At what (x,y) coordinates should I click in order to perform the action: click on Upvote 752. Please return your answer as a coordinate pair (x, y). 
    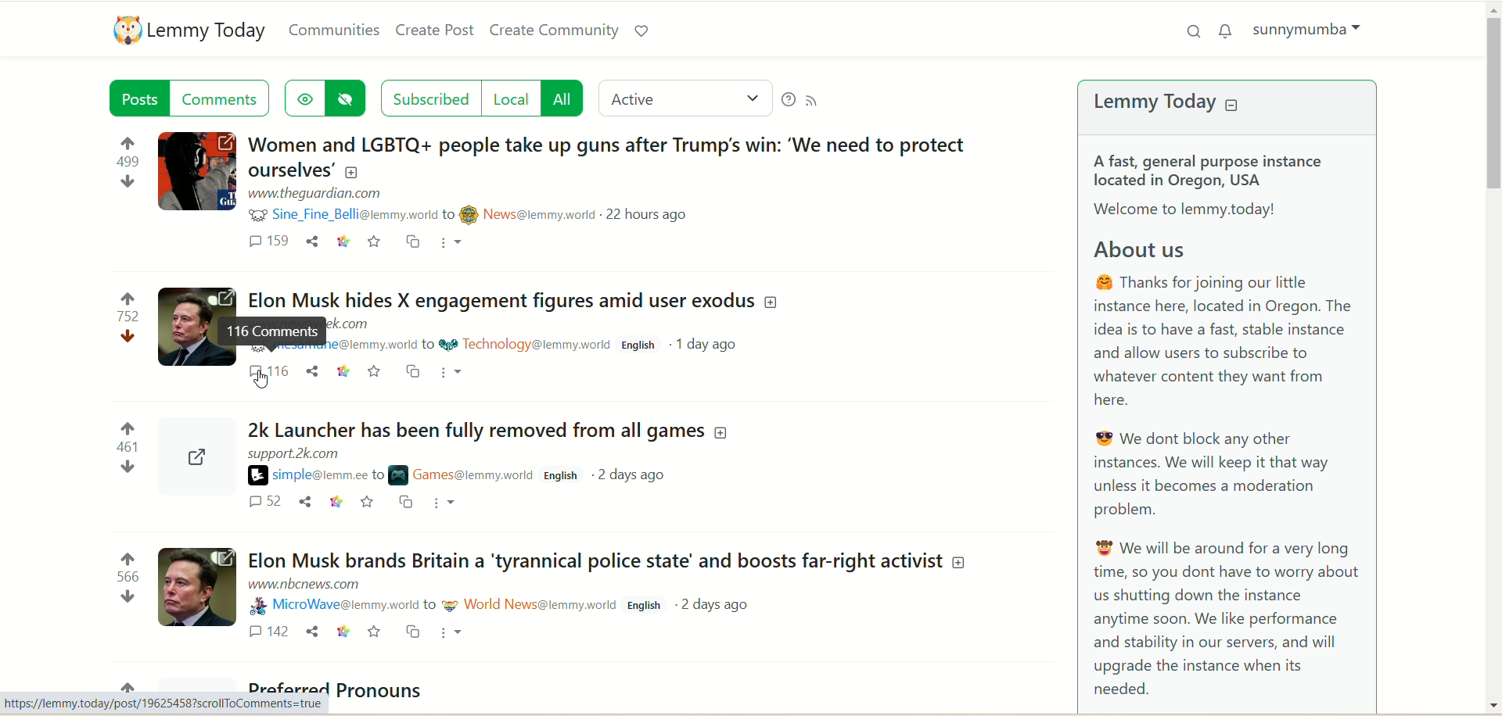
    Looking at the image, I should click on (128, 308).